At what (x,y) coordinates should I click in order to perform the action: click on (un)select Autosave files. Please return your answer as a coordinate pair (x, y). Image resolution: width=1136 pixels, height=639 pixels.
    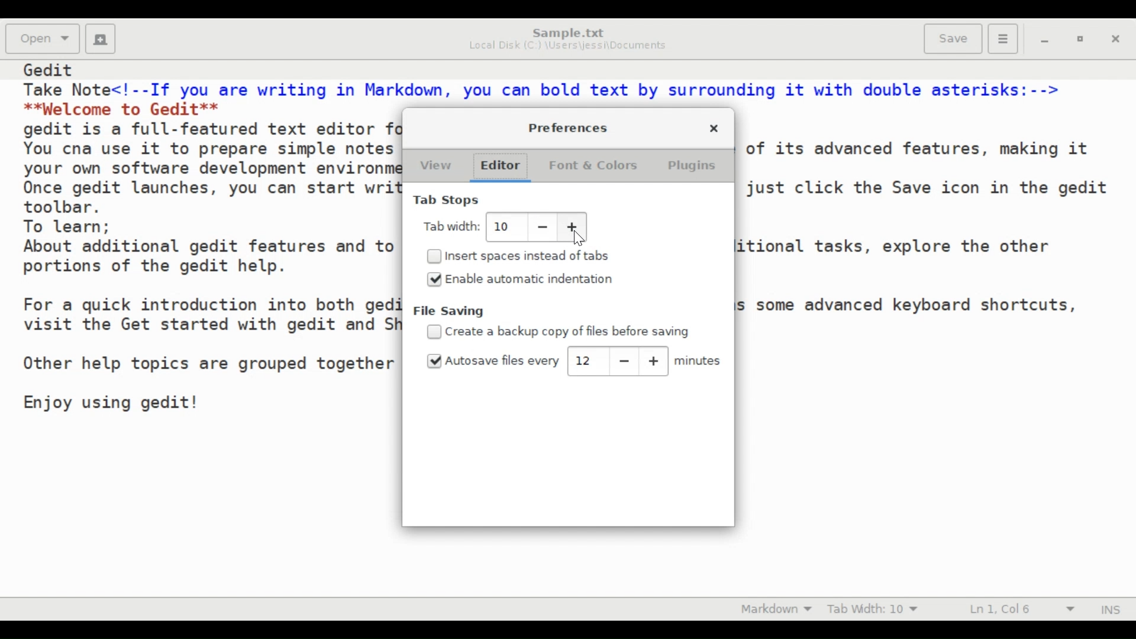
    Looking at the image, I should click on (492, 362).